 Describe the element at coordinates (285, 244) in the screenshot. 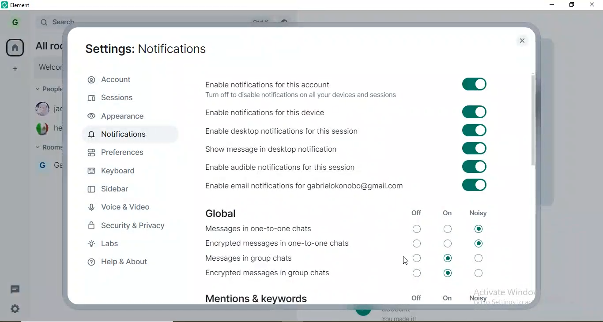

I see `encrypted messages in one to one chats` at that location.